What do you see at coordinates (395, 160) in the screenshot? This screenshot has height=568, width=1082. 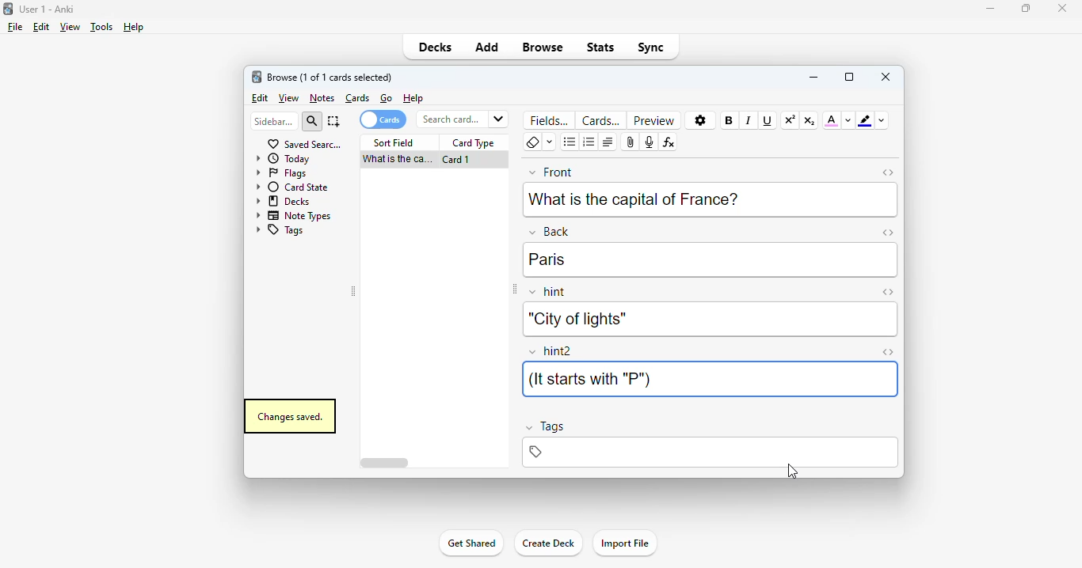 I see `what is the capital of France?` at bounding box center [395, 160].